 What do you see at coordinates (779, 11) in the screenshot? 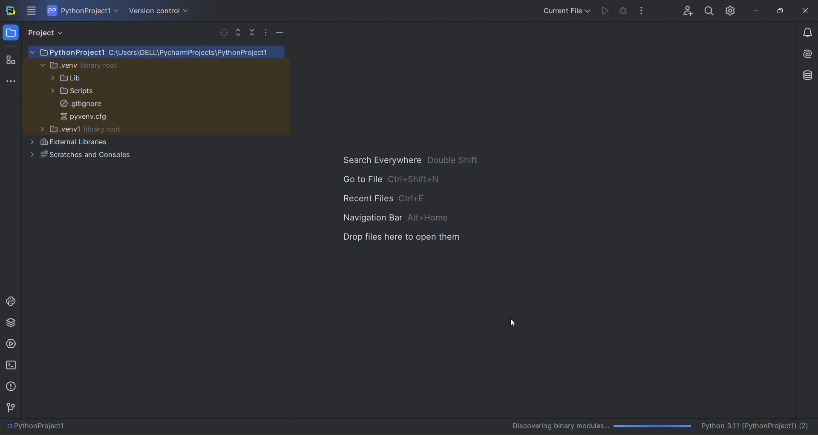
I see `maximize` at bounding box center [779, 11].